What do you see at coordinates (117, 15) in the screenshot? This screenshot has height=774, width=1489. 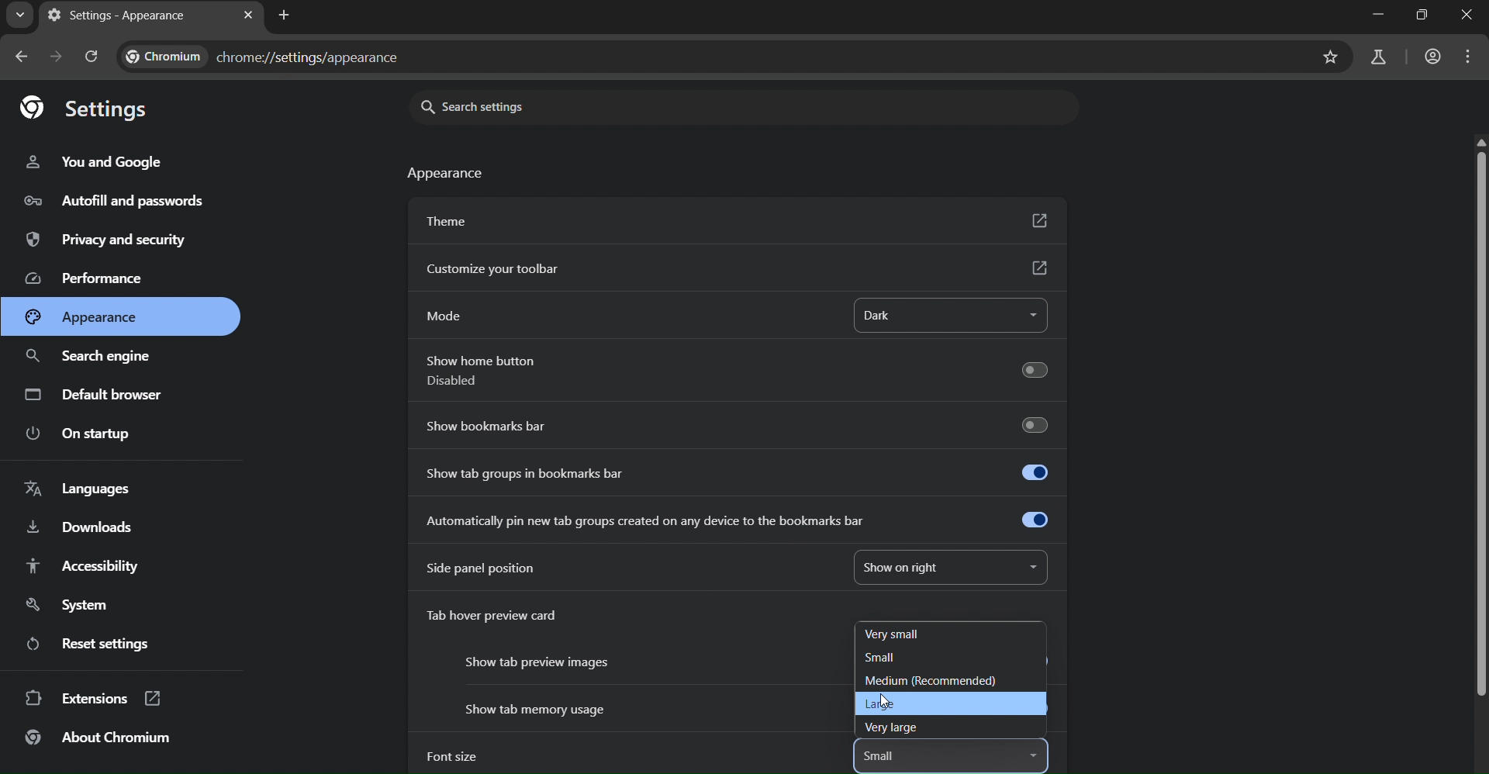 I see `currenttab` at bounding box center [117, 15].